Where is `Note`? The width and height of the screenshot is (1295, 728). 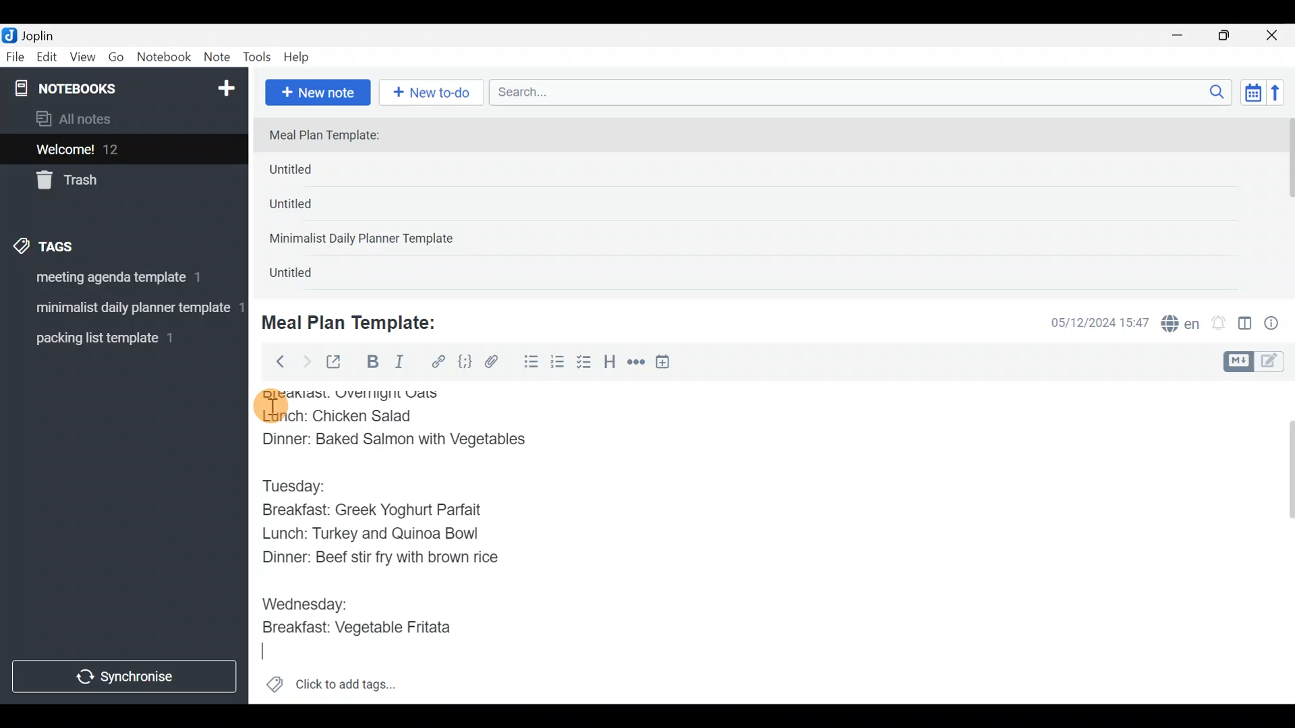
Note is located at coordinates (220, 58).